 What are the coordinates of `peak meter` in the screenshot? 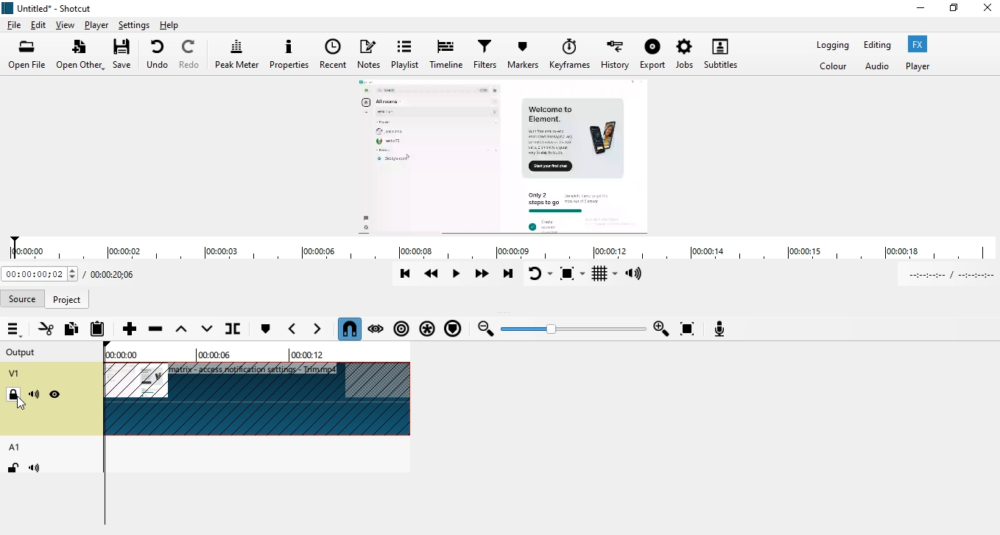 It's located at (236, 52).